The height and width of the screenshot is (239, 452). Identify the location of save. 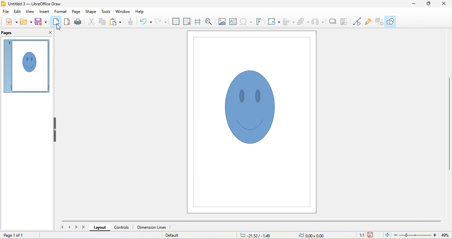
(371, 235).